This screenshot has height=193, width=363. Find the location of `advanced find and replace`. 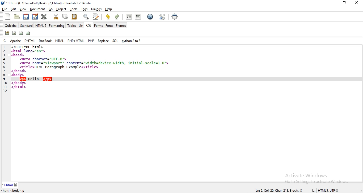

advanced find and replace is located at coordinates (96, 17).